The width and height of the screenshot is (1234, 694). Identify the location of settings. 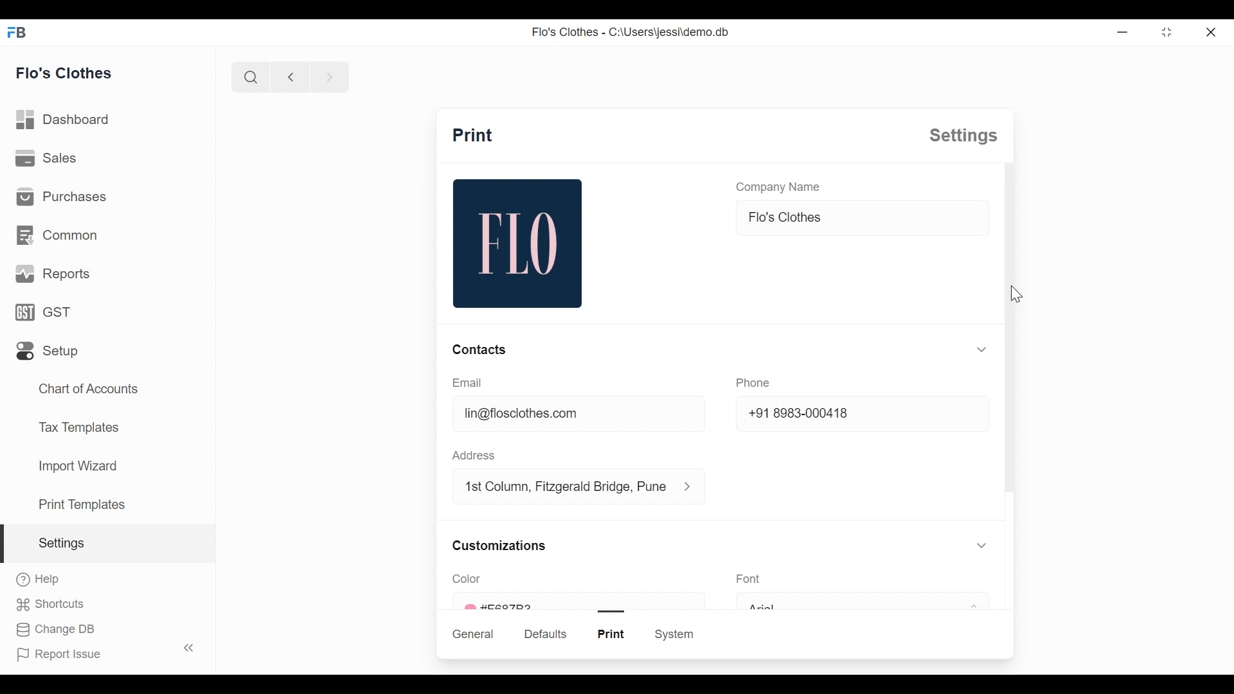
(963, 136).